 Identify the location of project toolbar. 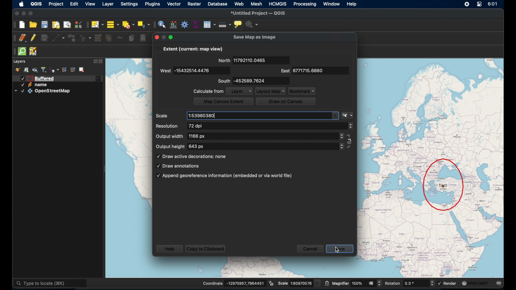
(14, 25).